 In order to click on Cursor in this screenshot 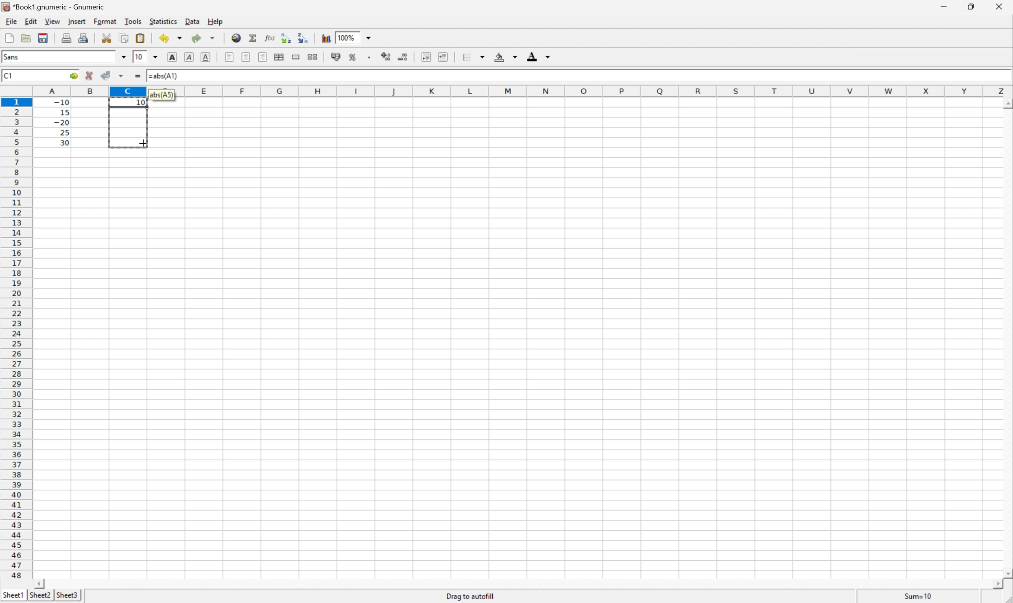, I will do `click(142, 142)`.